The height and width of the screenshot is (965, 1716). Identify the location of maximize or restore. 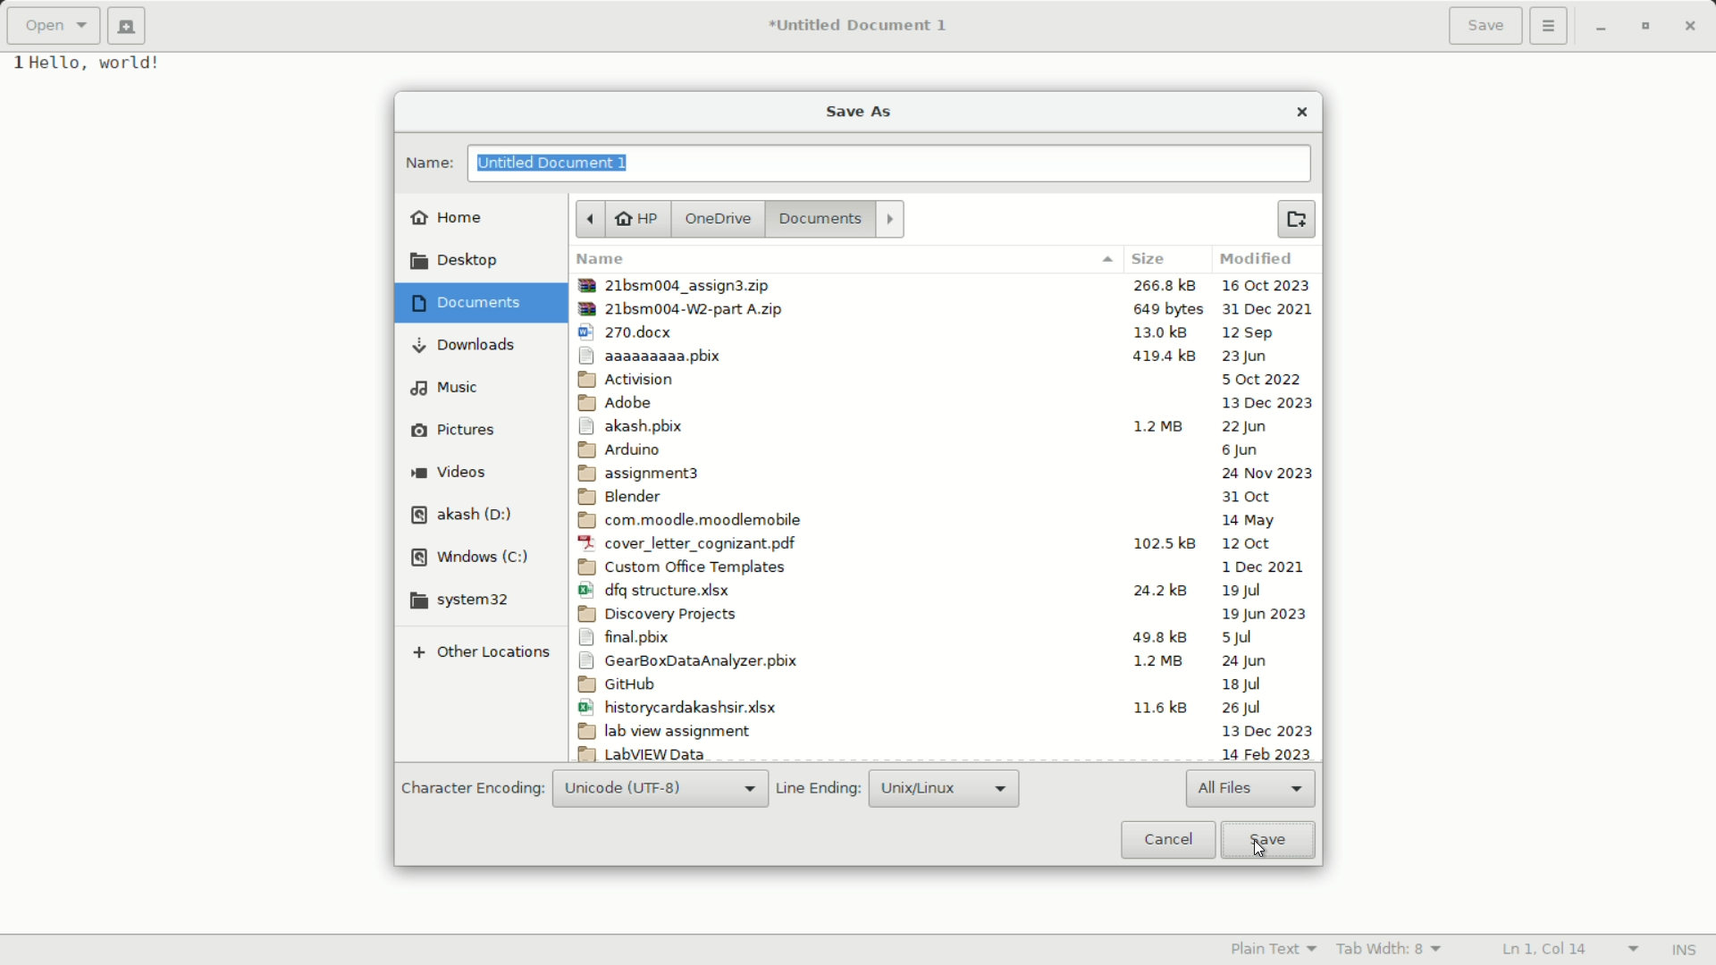
(1650, 27).